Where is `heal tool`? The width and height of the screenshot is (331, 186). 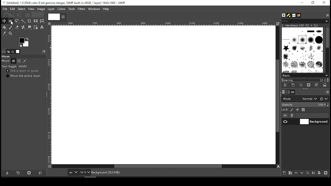 heal tool is located at coordinates (24, 28).